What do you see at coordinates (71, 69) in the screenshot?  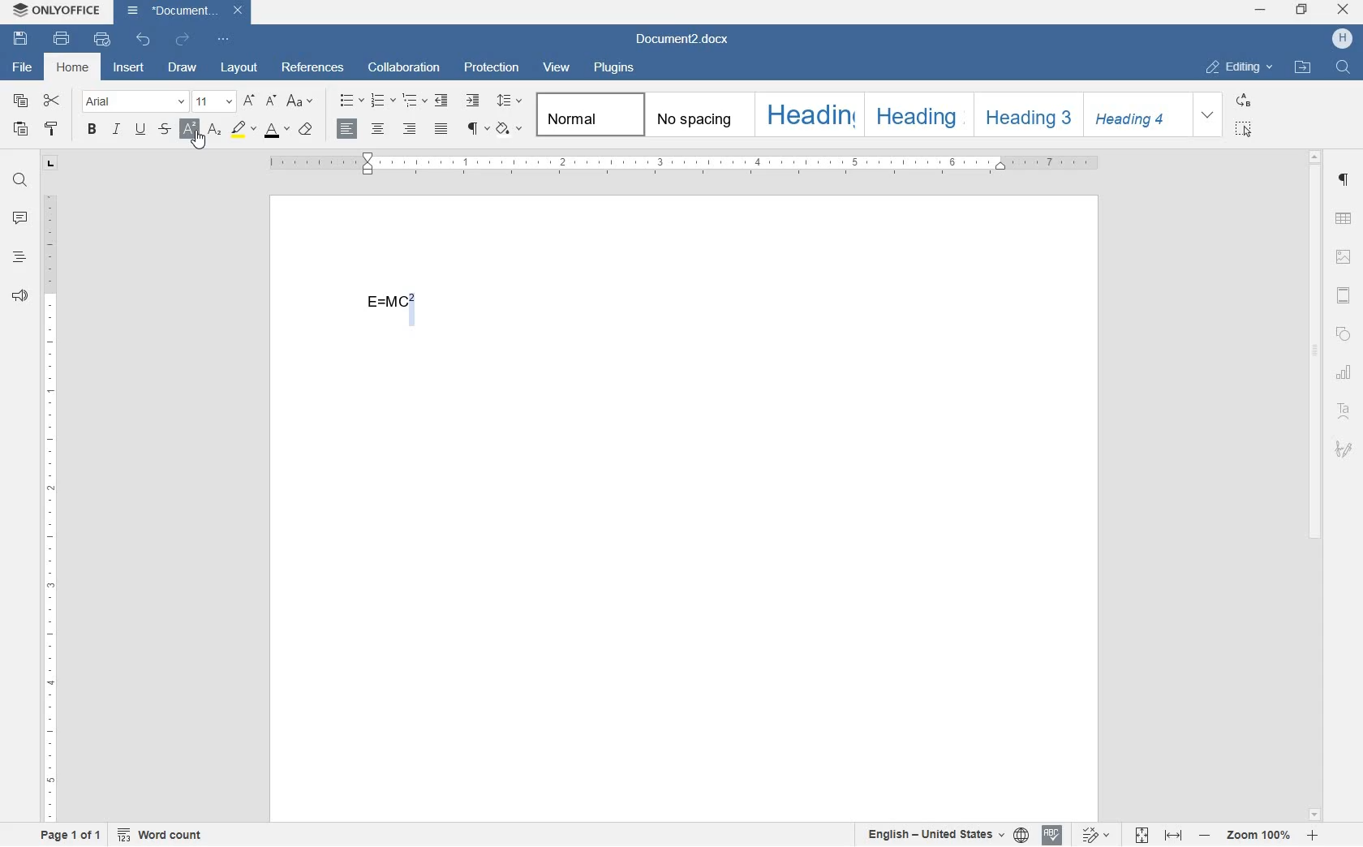 I see `home` at bounding box center [71, 69].